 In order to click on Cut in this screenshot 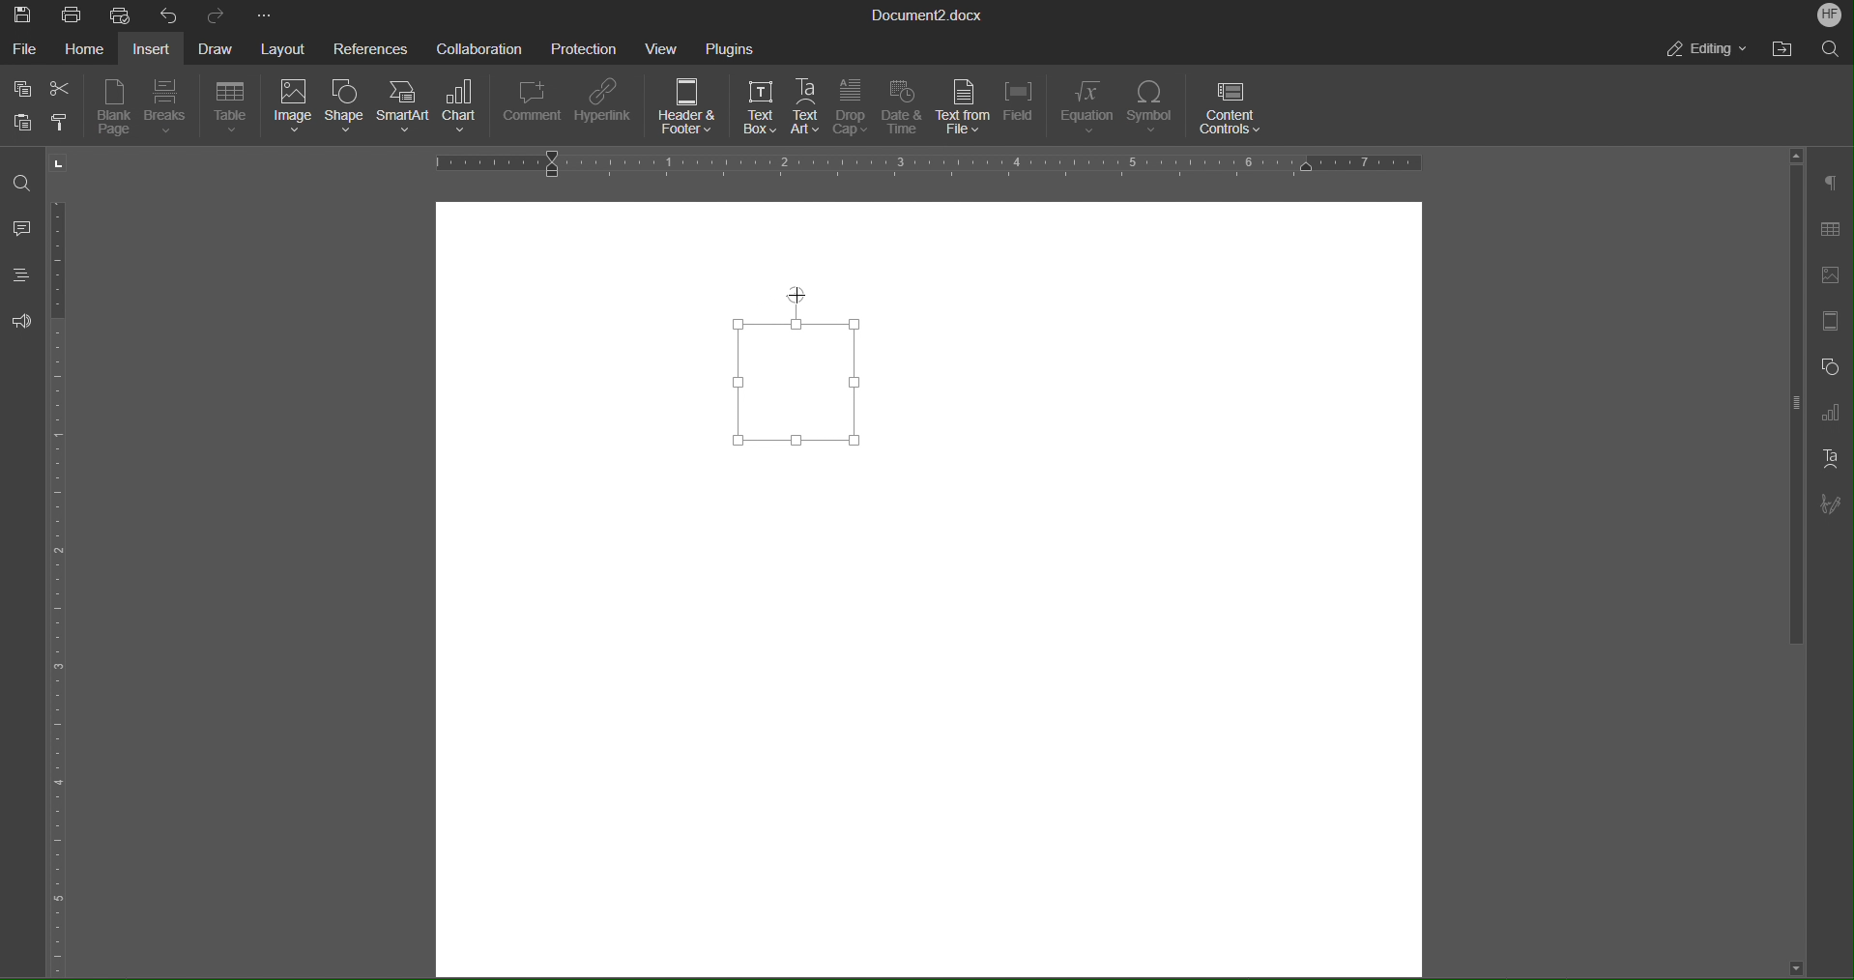, I will do `click(62, 84)`.